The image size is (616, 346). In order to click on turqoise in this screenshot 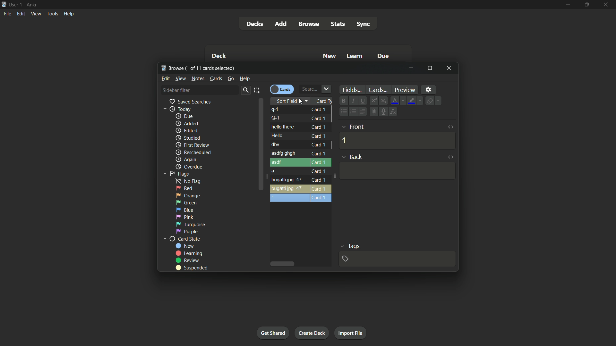, I will do `click(190, 225)`.